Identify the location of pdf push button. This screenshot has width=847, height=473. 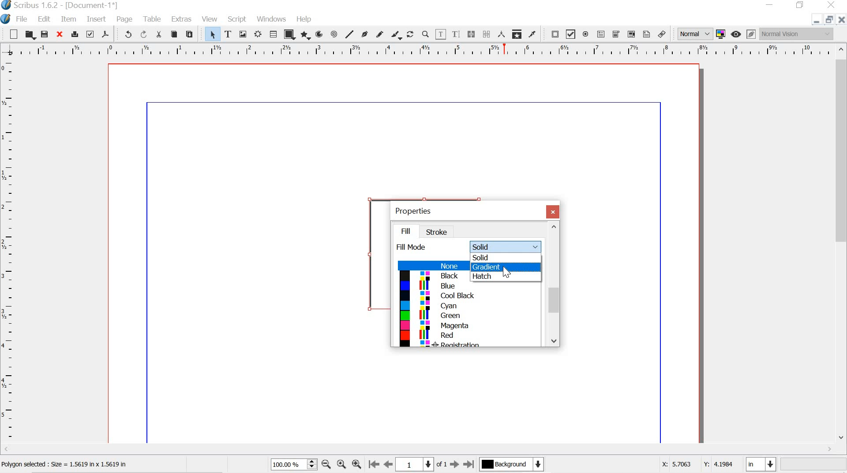
(554, 33).